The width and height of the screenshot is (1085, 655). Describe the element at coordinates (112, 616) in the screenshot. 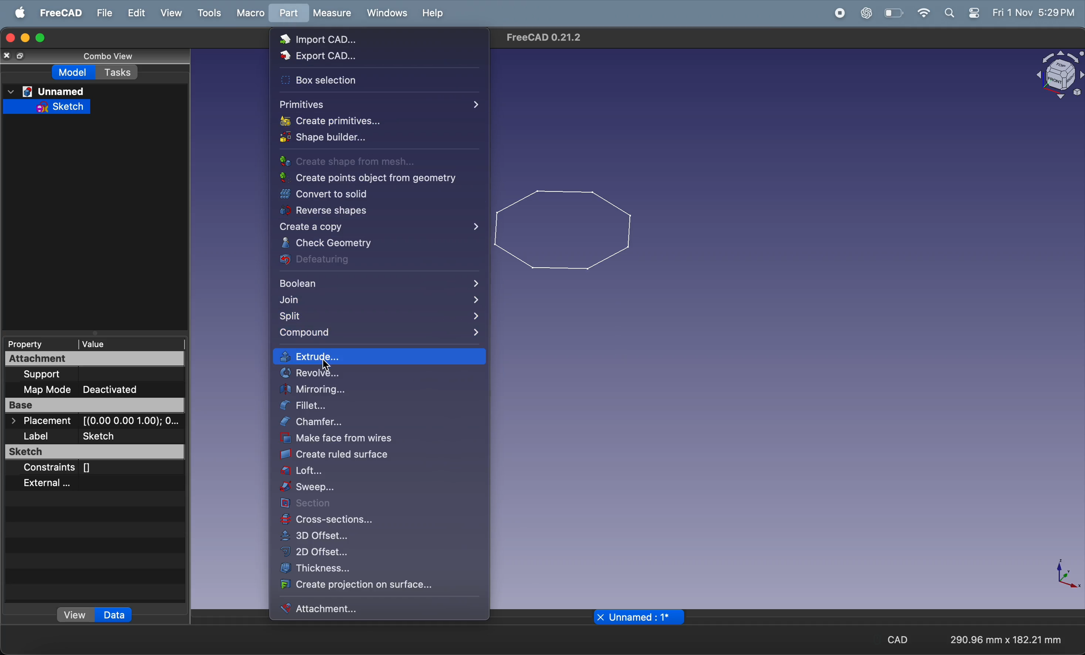

I see `data` at that location.